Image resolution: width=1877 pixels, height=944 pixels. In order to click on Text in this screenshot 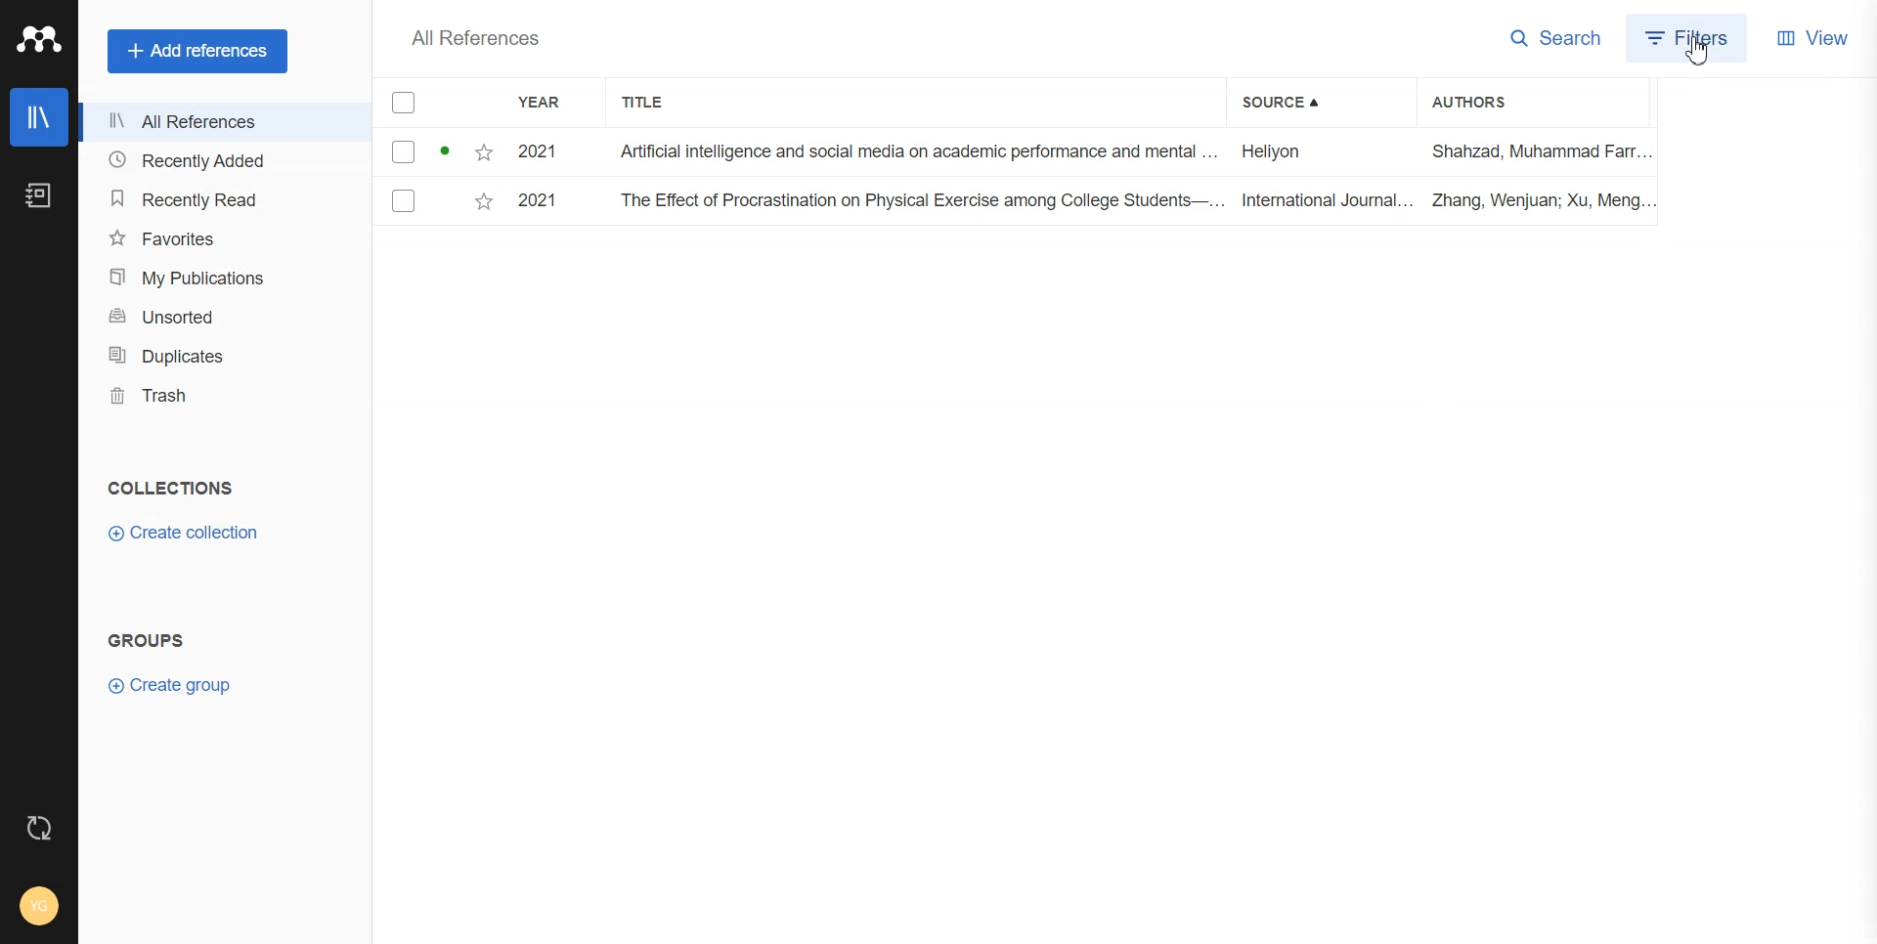, I will do `click(174, 488)`.